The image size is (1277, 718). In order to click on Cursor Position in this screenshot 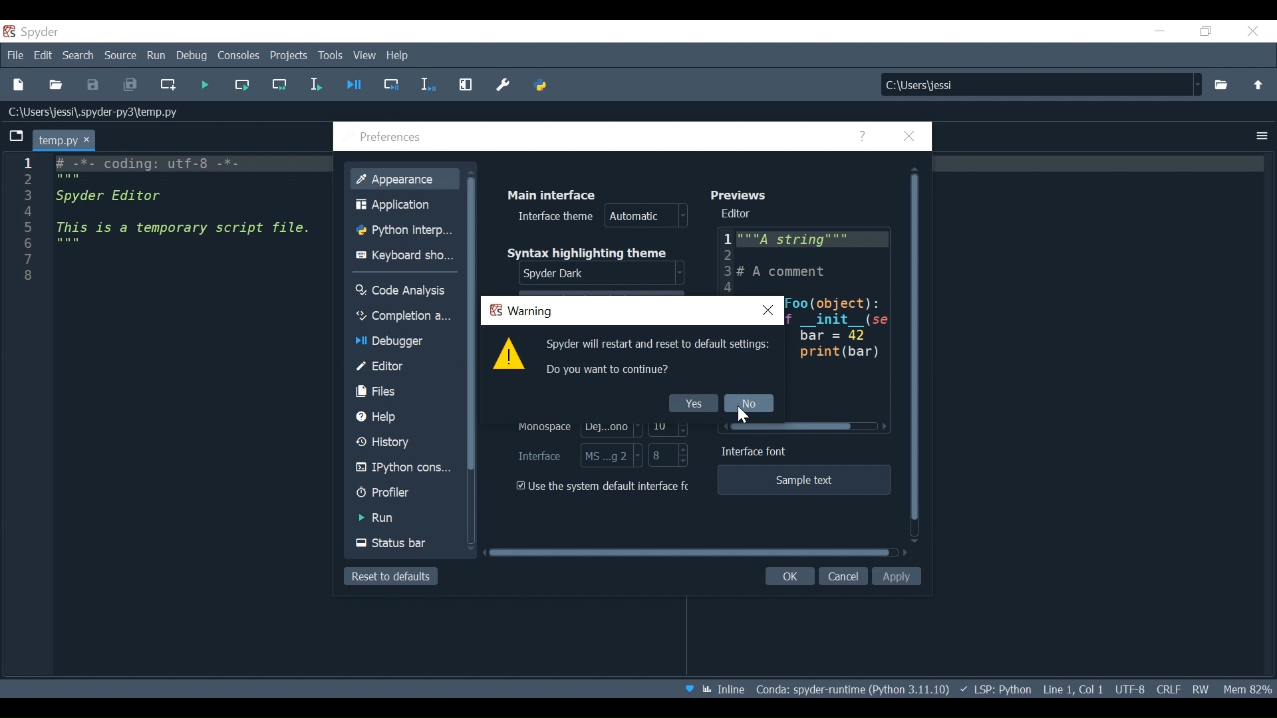, I will do `click(1072, 689)`.